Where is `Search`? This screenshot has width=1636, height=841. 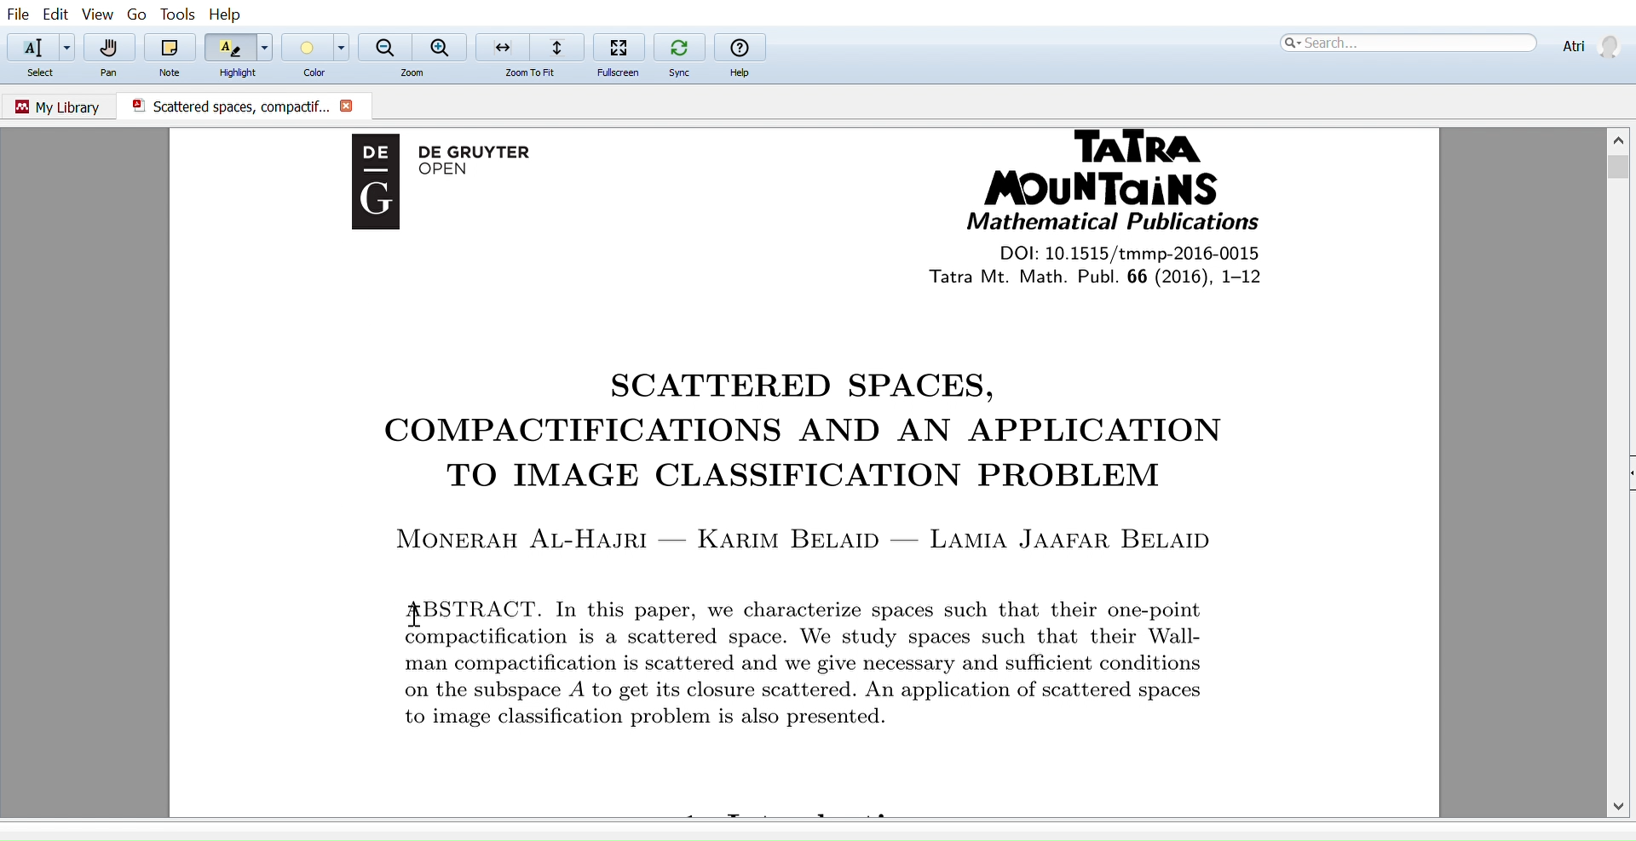 Search is located at coordinates (1406, 43).